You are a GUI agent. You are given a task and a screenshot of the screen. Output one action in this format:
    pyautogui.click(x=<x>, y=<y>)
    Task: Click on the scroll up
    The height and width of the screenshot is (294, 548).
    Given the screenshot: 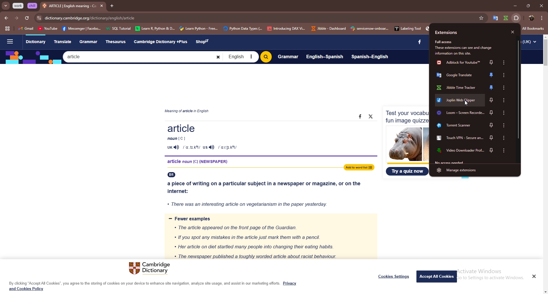 What is the action you would take?
    pyautogui.click(x=545, y=37)
    